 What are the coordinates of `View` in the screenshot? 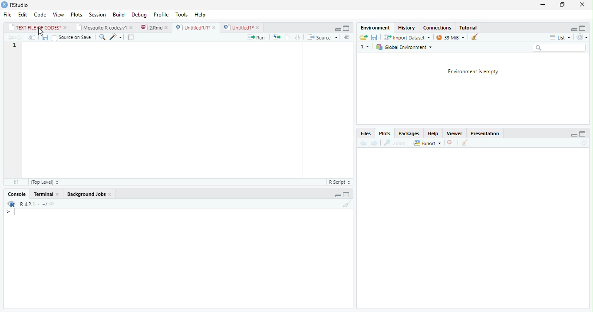 It's located at (58, 15).